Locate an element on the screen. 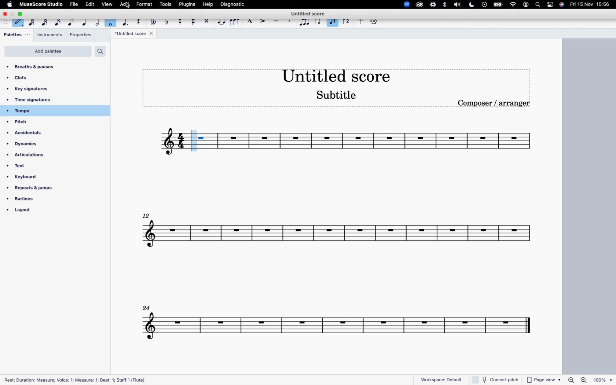 This screenshot has width=616, height=385. half note is located at coordinates (97, 21).